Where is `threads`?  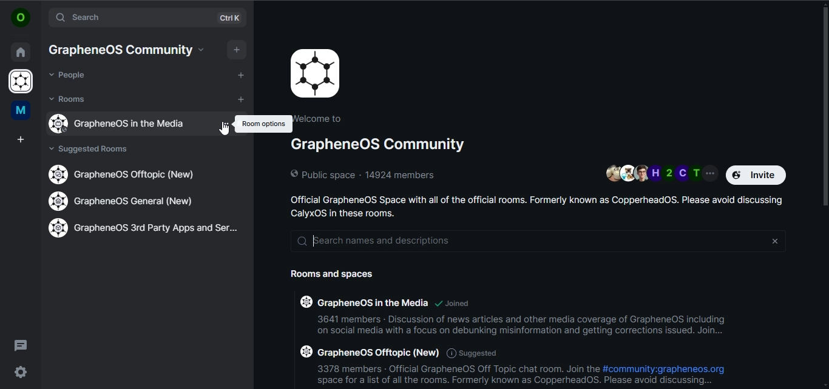 threads is located at coordinates (21, 345).